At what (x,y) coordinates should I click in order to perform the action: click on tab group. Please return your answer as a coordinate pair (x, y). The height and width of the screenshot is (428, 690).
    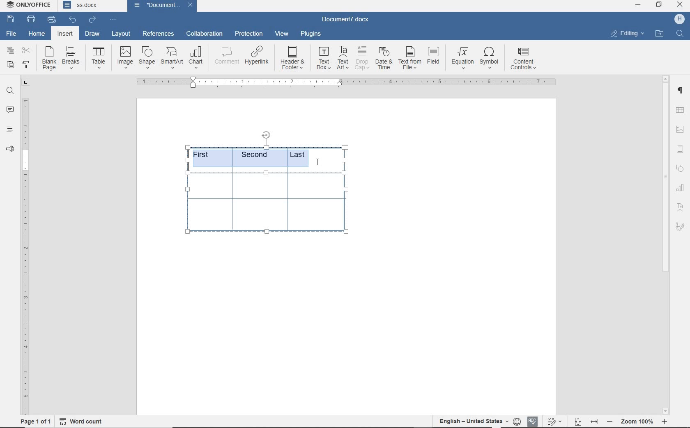
    Looking at the image, I should click on (24, 82).